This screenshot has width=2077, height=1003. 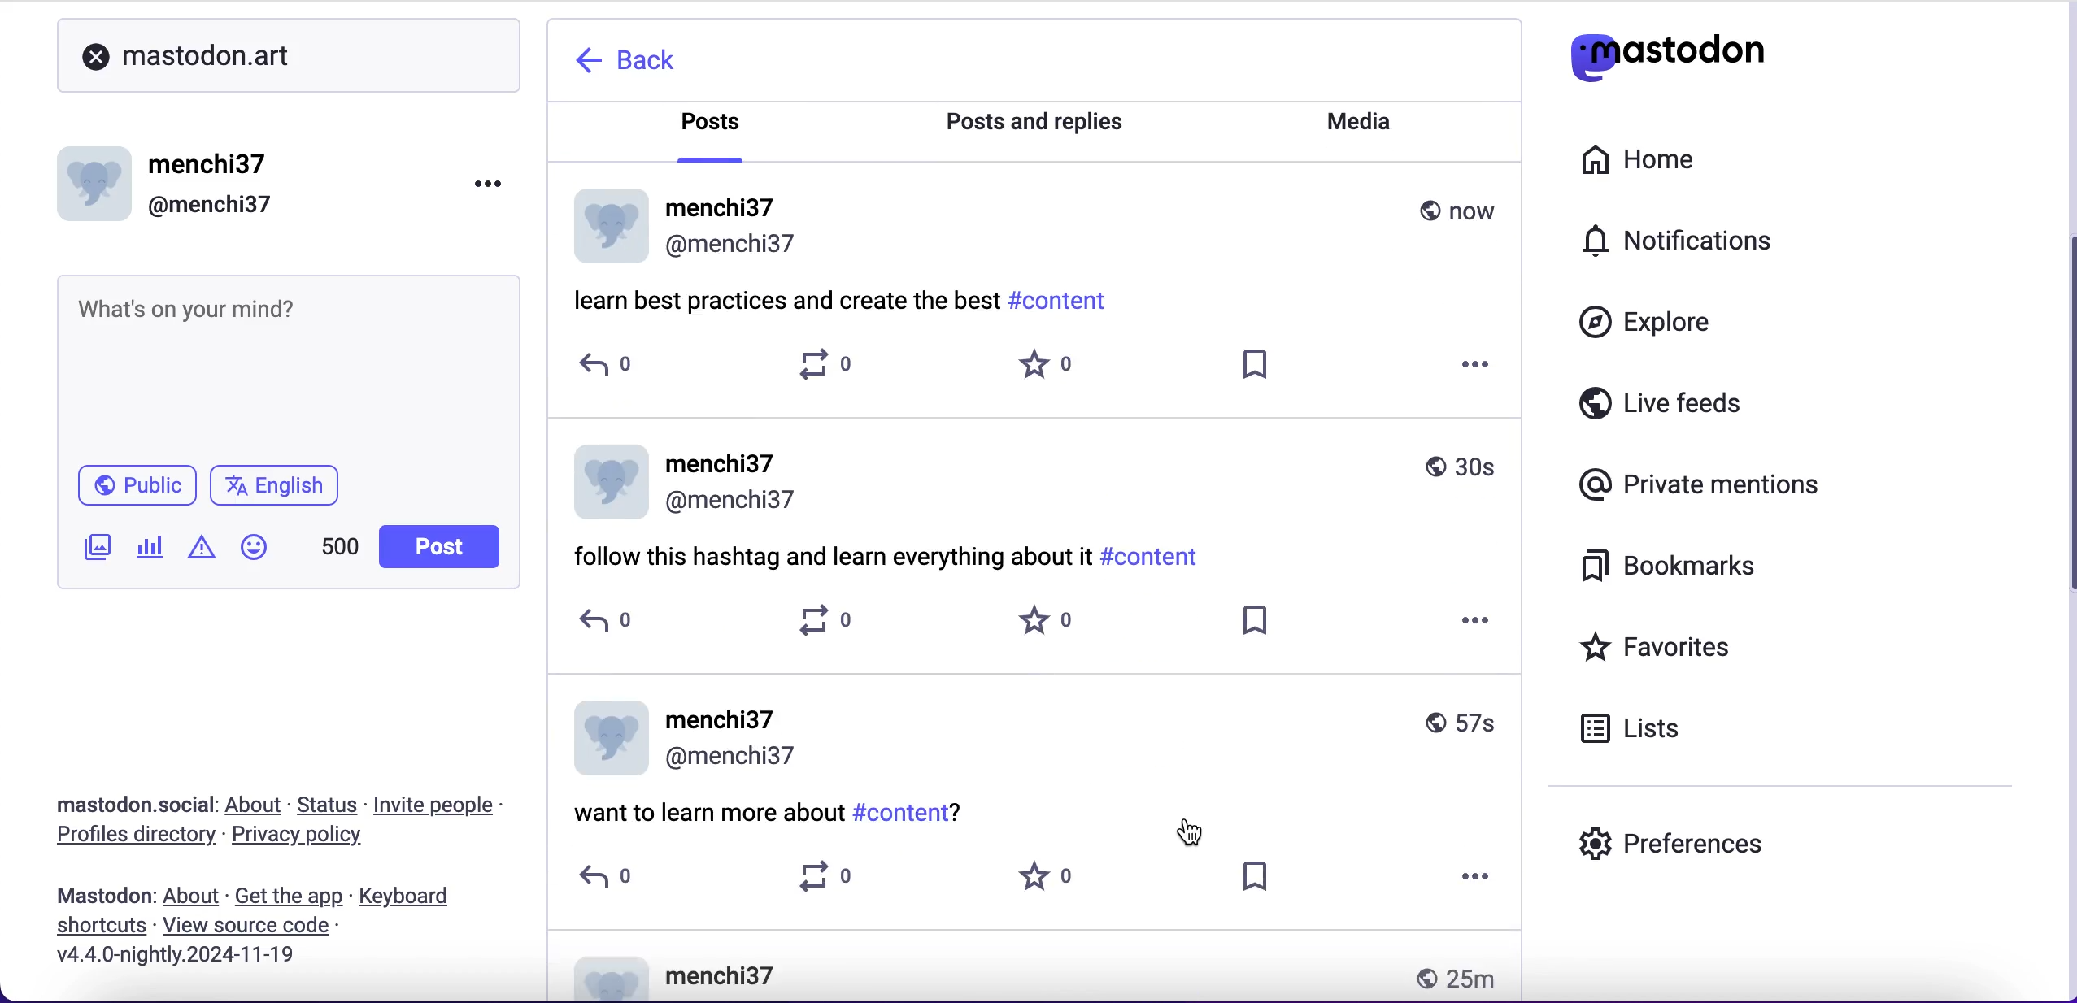 I want to click on 25 m ago, so click(x=1459, y=975).